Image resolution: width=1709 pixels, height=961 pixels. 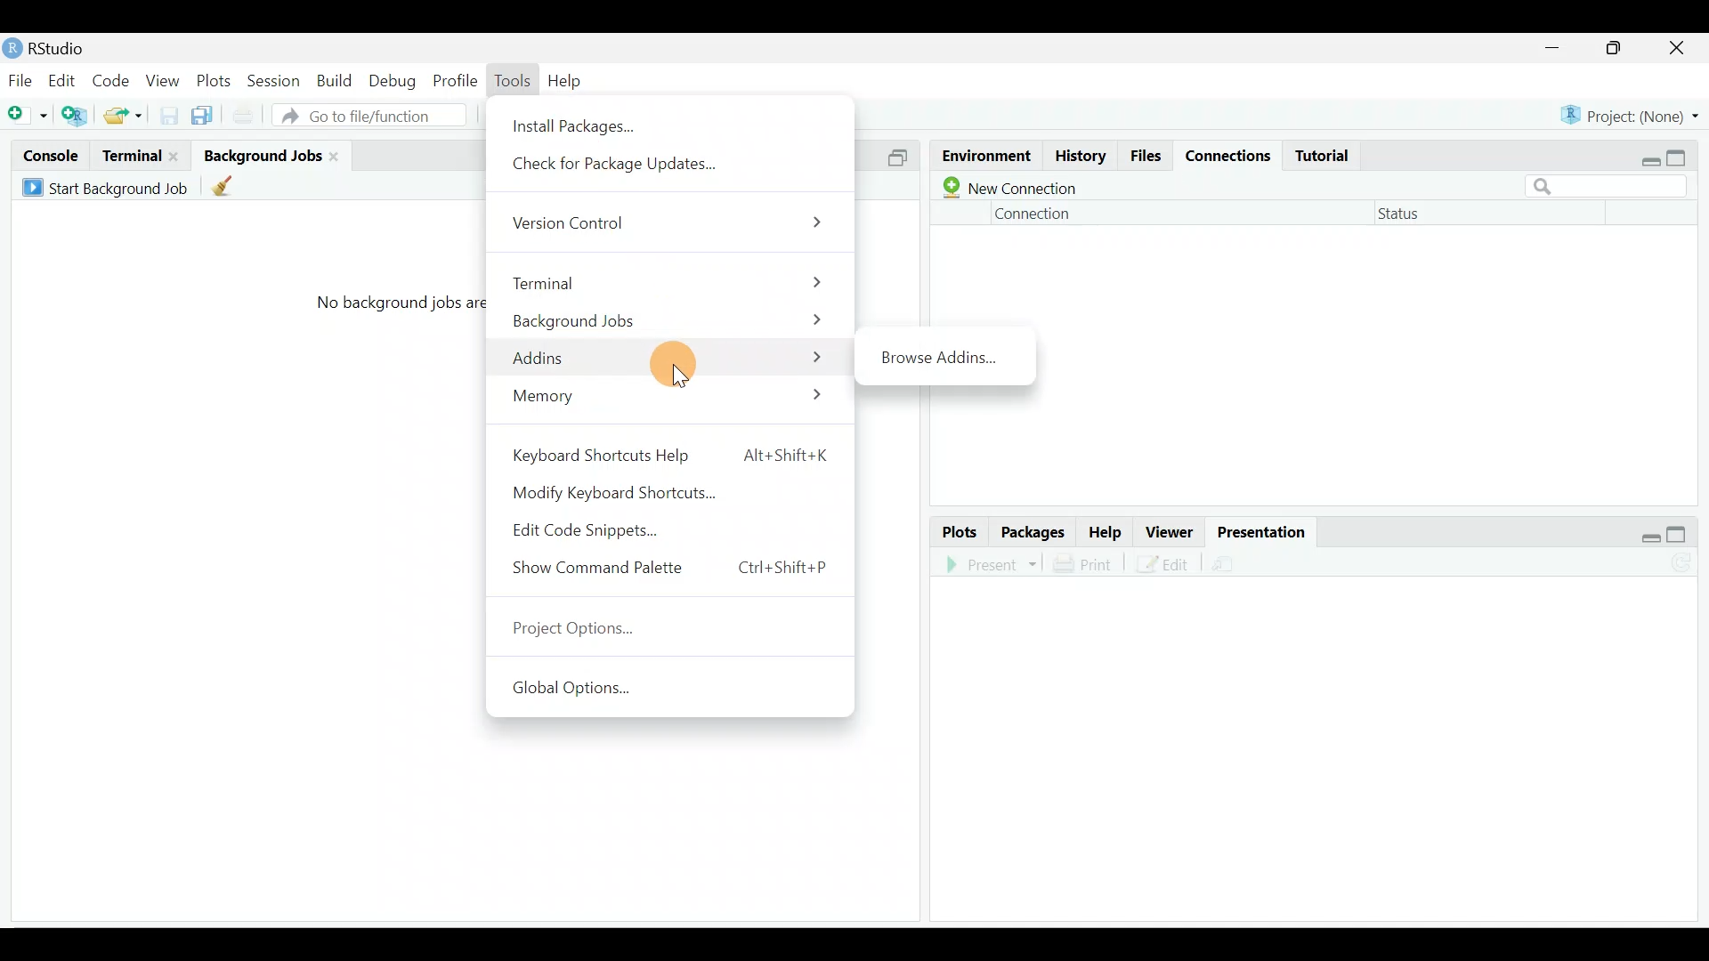 I want to click on Edit, so click(x=65, y=79).